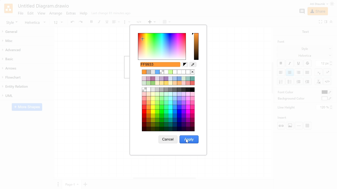  Describe the element at coordinates (58, 23) in the screenshot. I see `font size` at that location.